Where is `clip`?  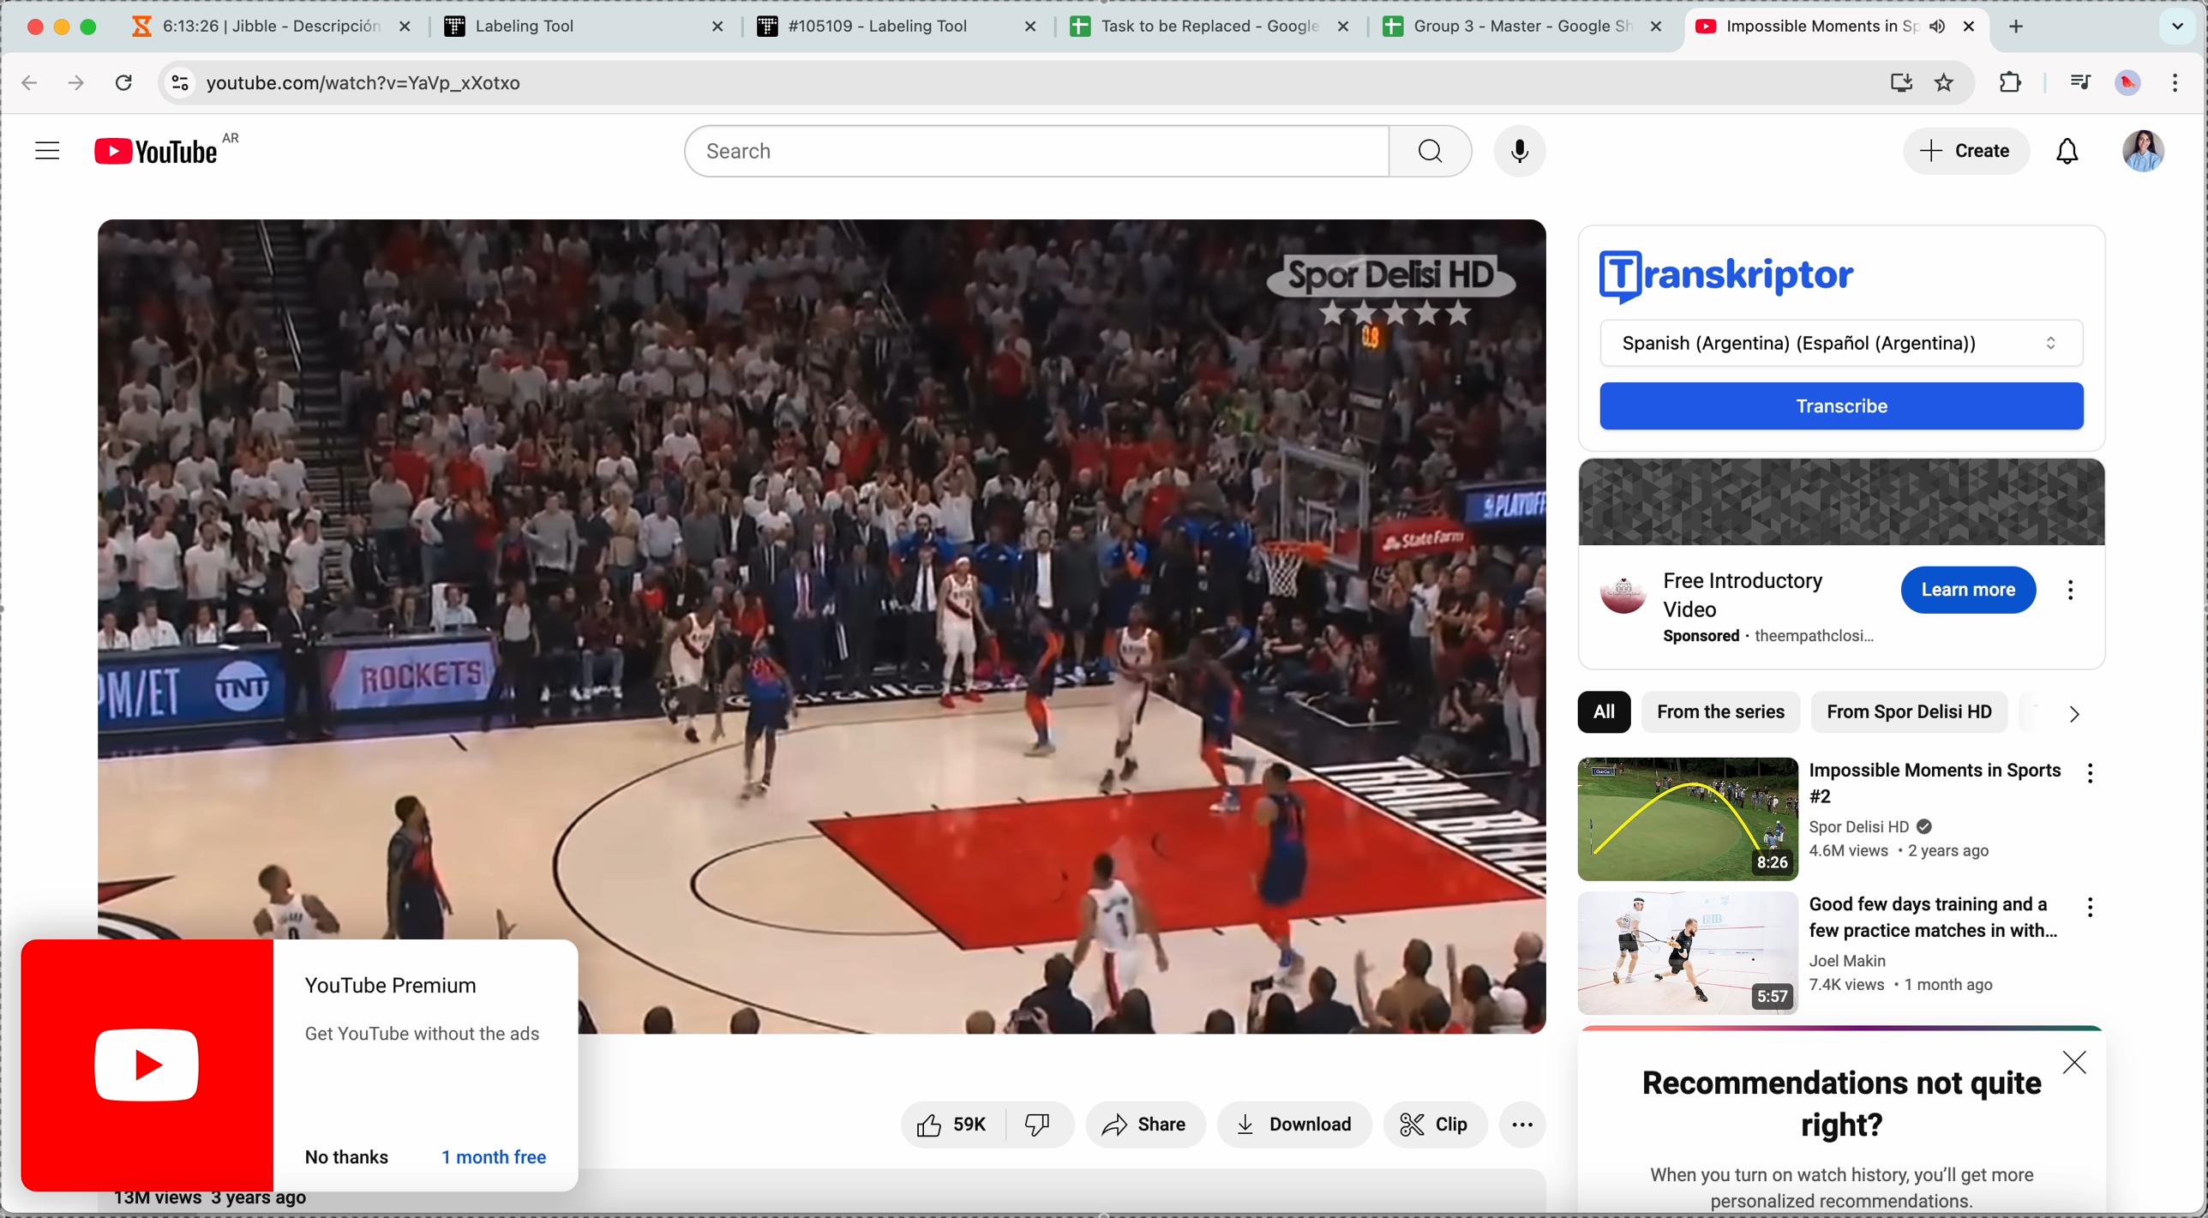
clip is located at coordinates (1430, 1124).